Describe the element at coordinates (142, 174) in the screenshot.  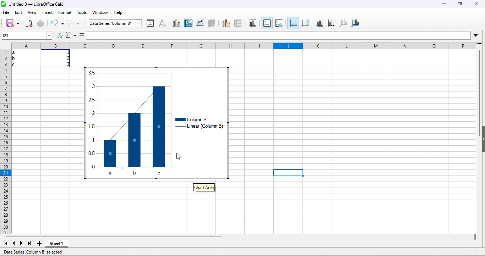
I see `b` at that location.